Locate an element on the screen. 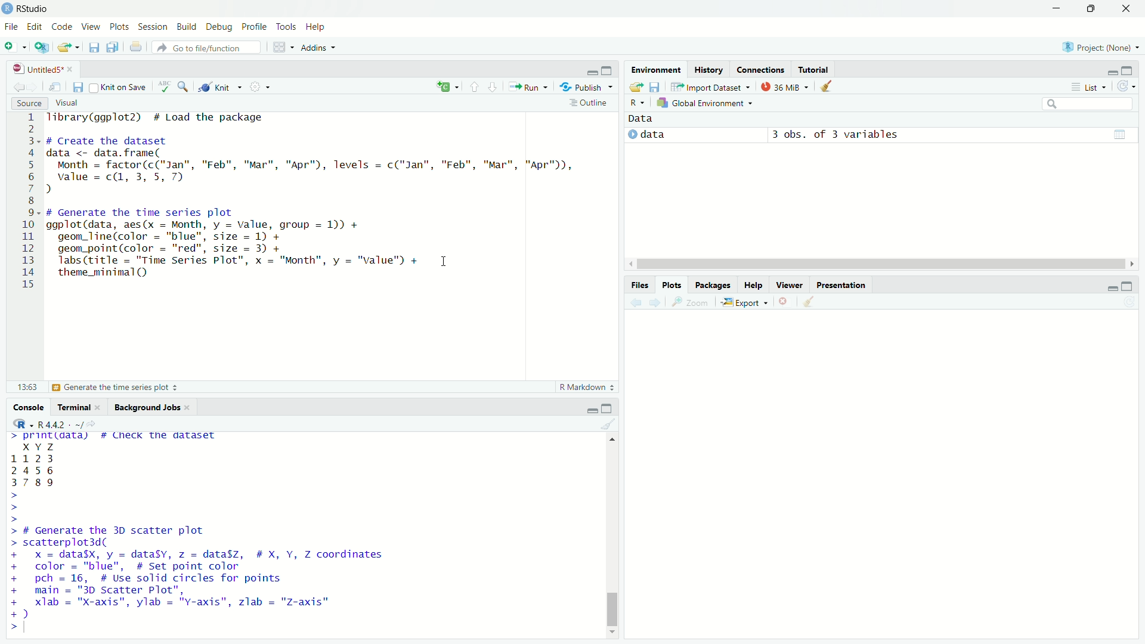 The height and width of the screenshot is (644, 1145). Generate the time series plot is located at coordinates (114, 388).